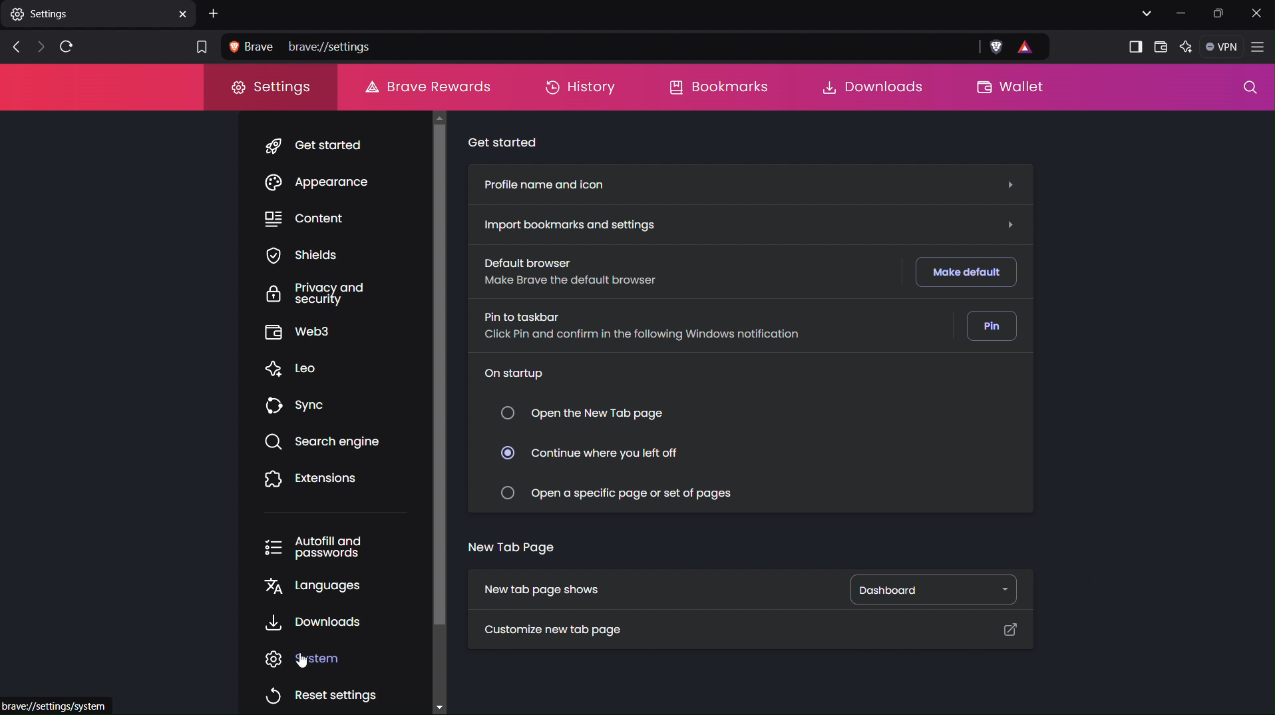  What do you see at coordinates (313, 589) in the screenshot?
I see `Languages` at bounding box center [313, 589].